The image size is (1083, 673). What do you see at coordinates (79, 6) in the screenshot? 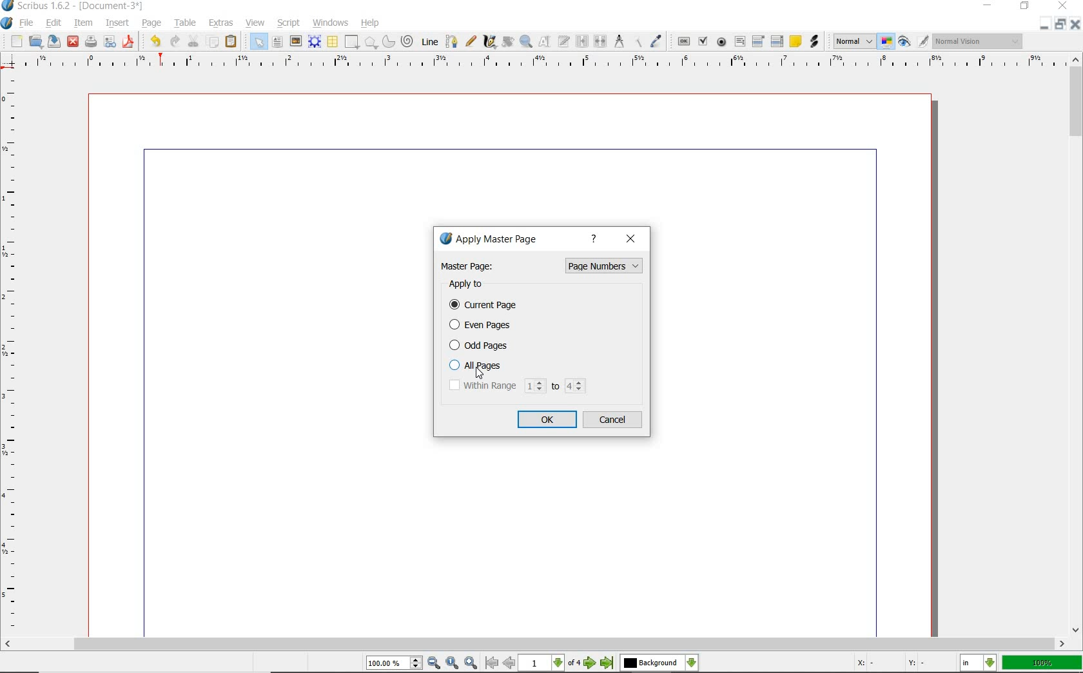
I see `Scribus 1.62 - [Document-3*]` at bounding box center [79, 6].